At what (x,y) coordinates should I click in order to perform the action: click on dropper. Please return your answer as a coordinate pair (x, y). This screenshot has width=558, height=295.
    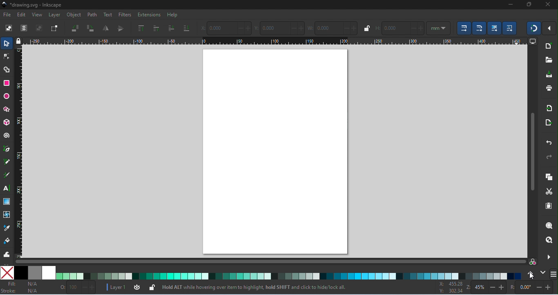
    Looking at the image, I should click on (7, 228).